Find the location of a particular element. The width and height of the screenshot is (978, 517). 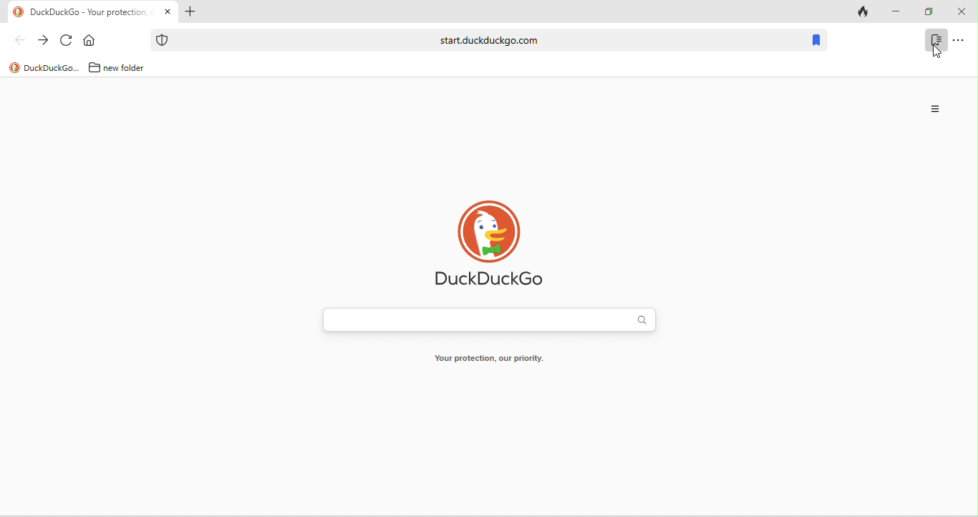

back is located at coordinates (19, 40).